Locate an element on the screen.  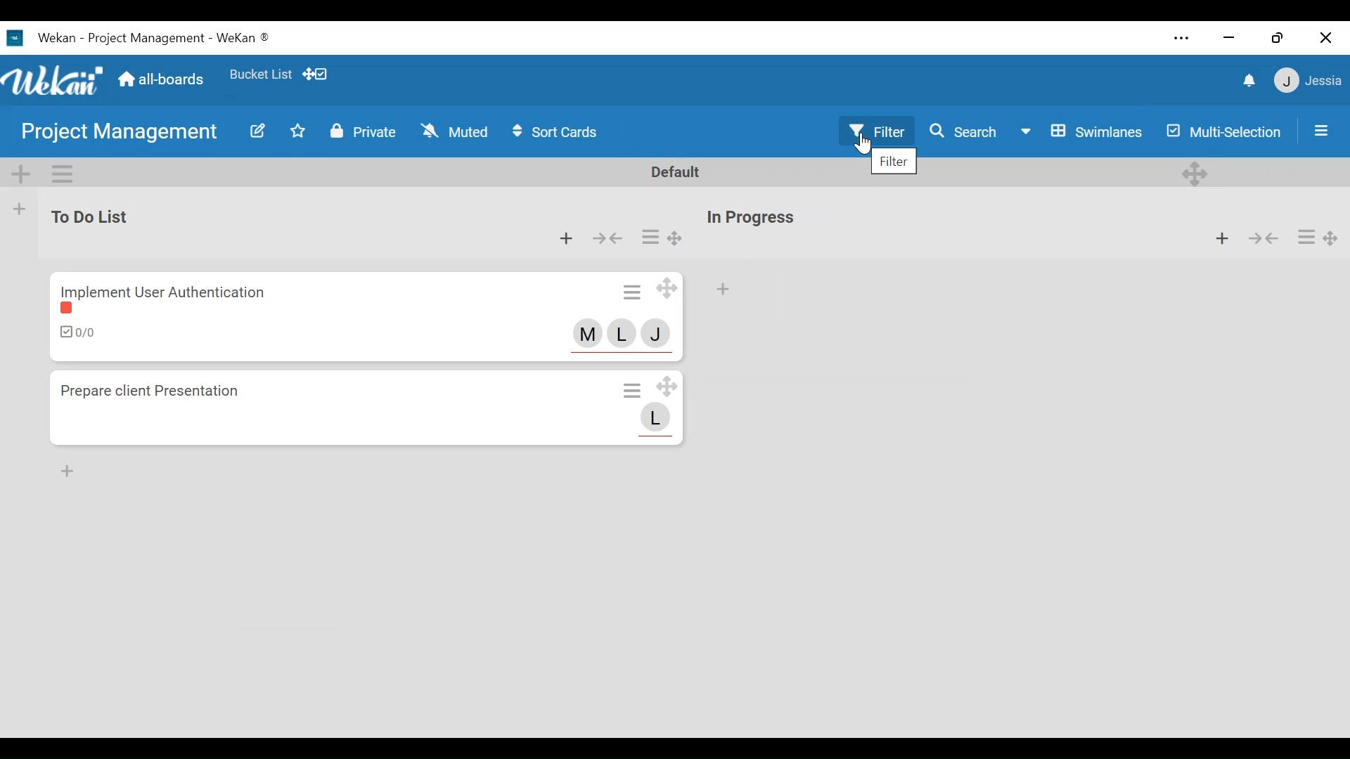
Default is located at coordinates (671, 171).